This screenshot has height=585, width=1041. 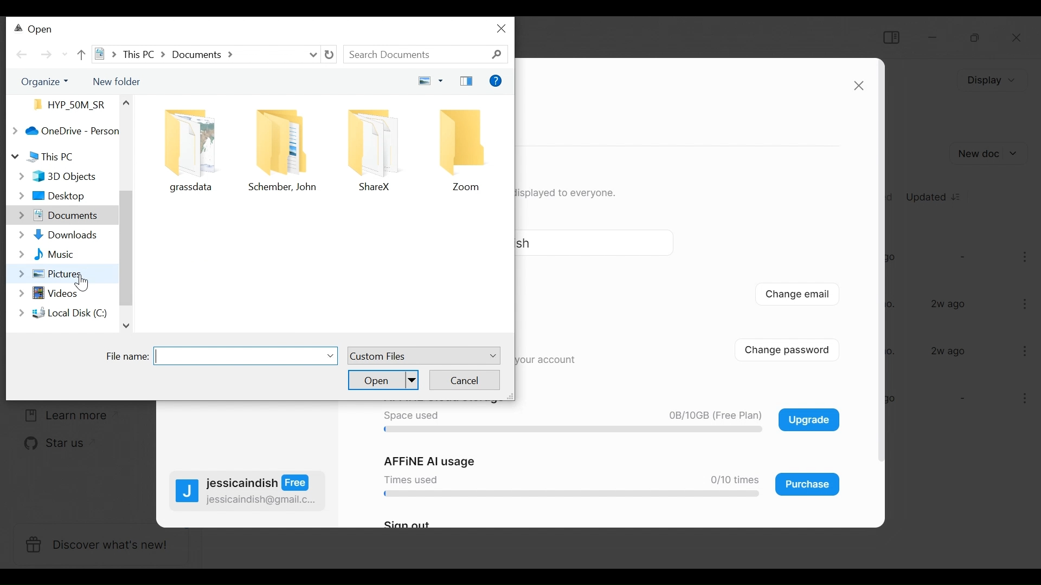 What do you see at coordinates (1018, 39) in the screenshot?
I see `Close` at bounding box center [1018, 39].